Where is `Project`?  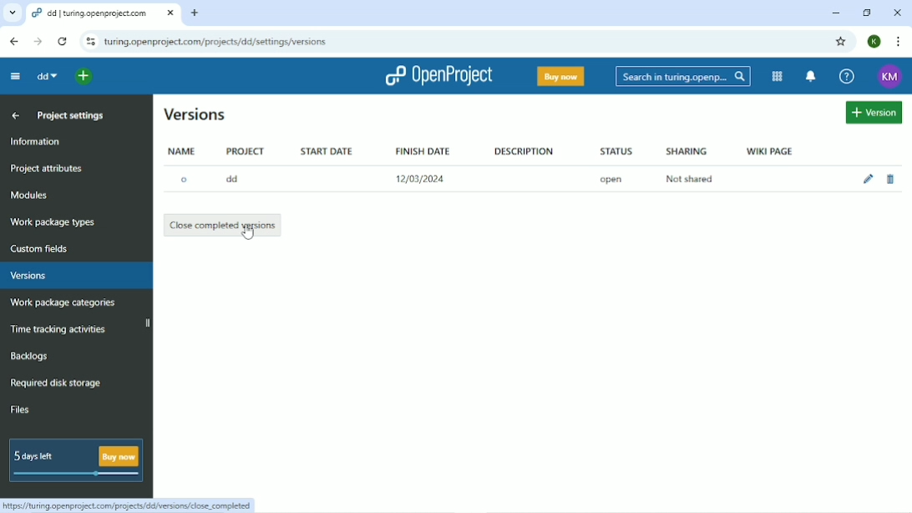 Project is located at coordinates (245, 150).